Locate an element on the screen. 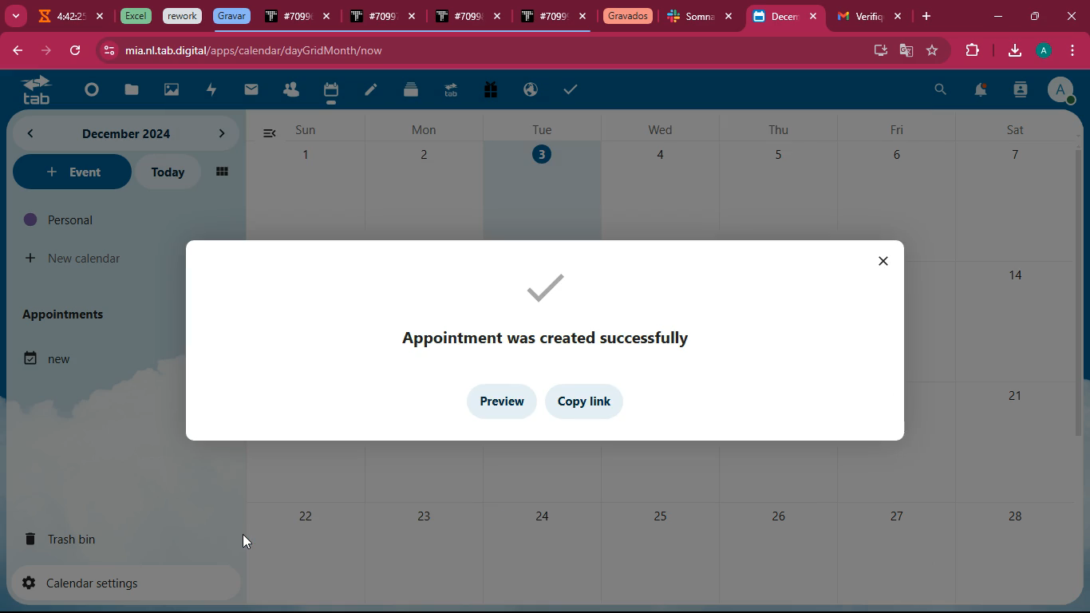 The width and height of the screenshot is (1090, 613). files is located at coordinates (413, 89).